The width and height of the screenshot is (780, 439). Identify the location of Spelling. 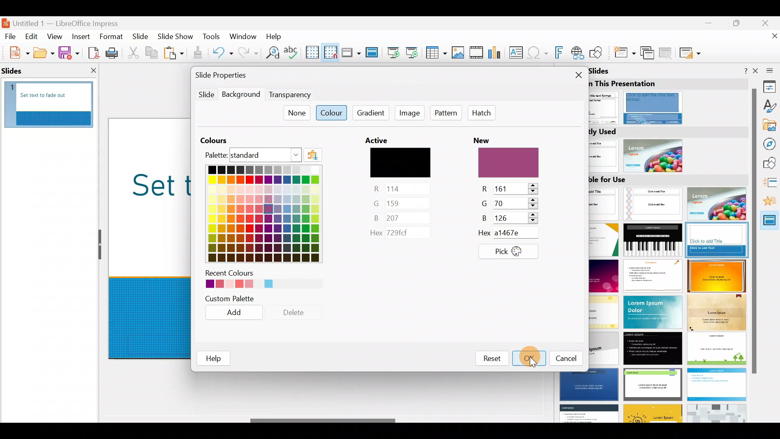
(292, 52).